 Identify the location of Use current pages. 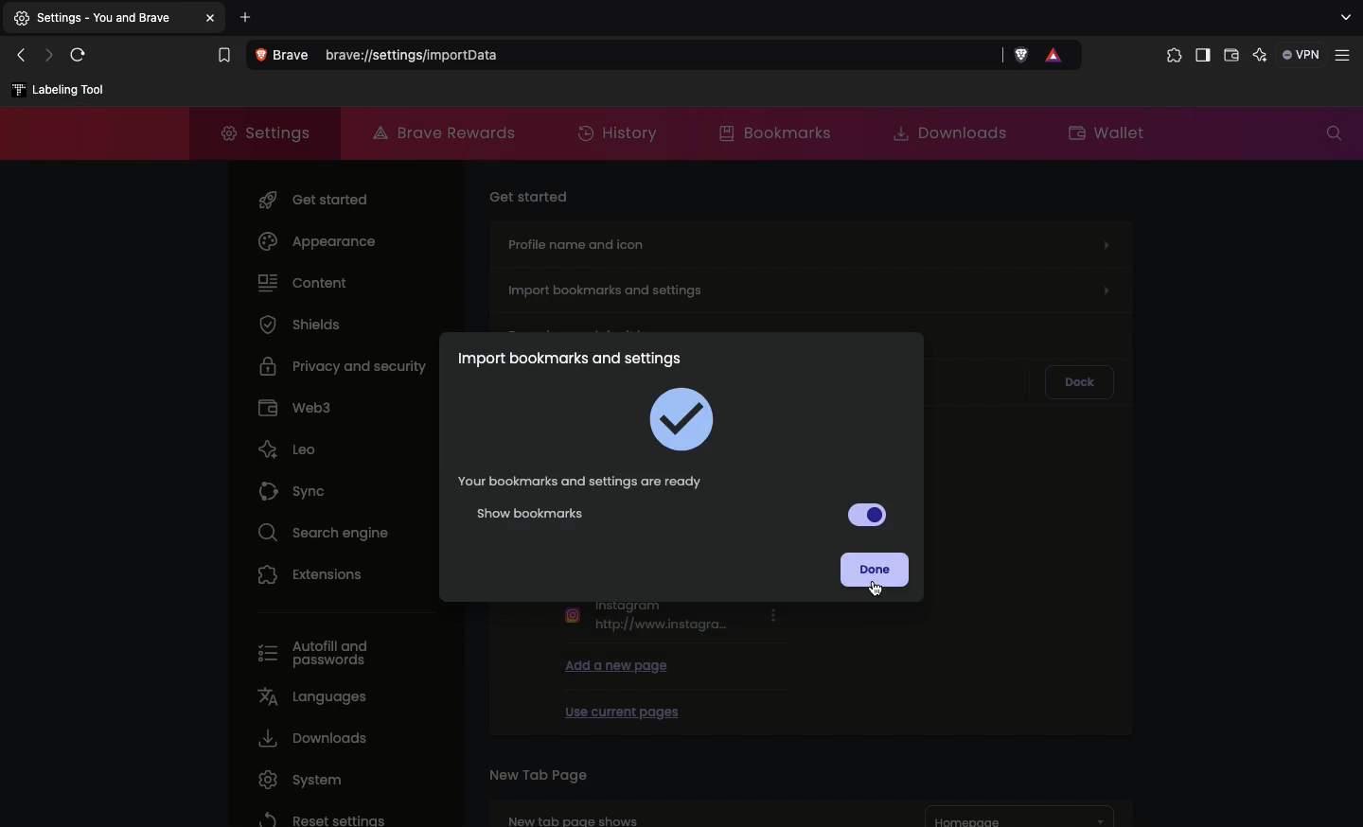
(621, 709).